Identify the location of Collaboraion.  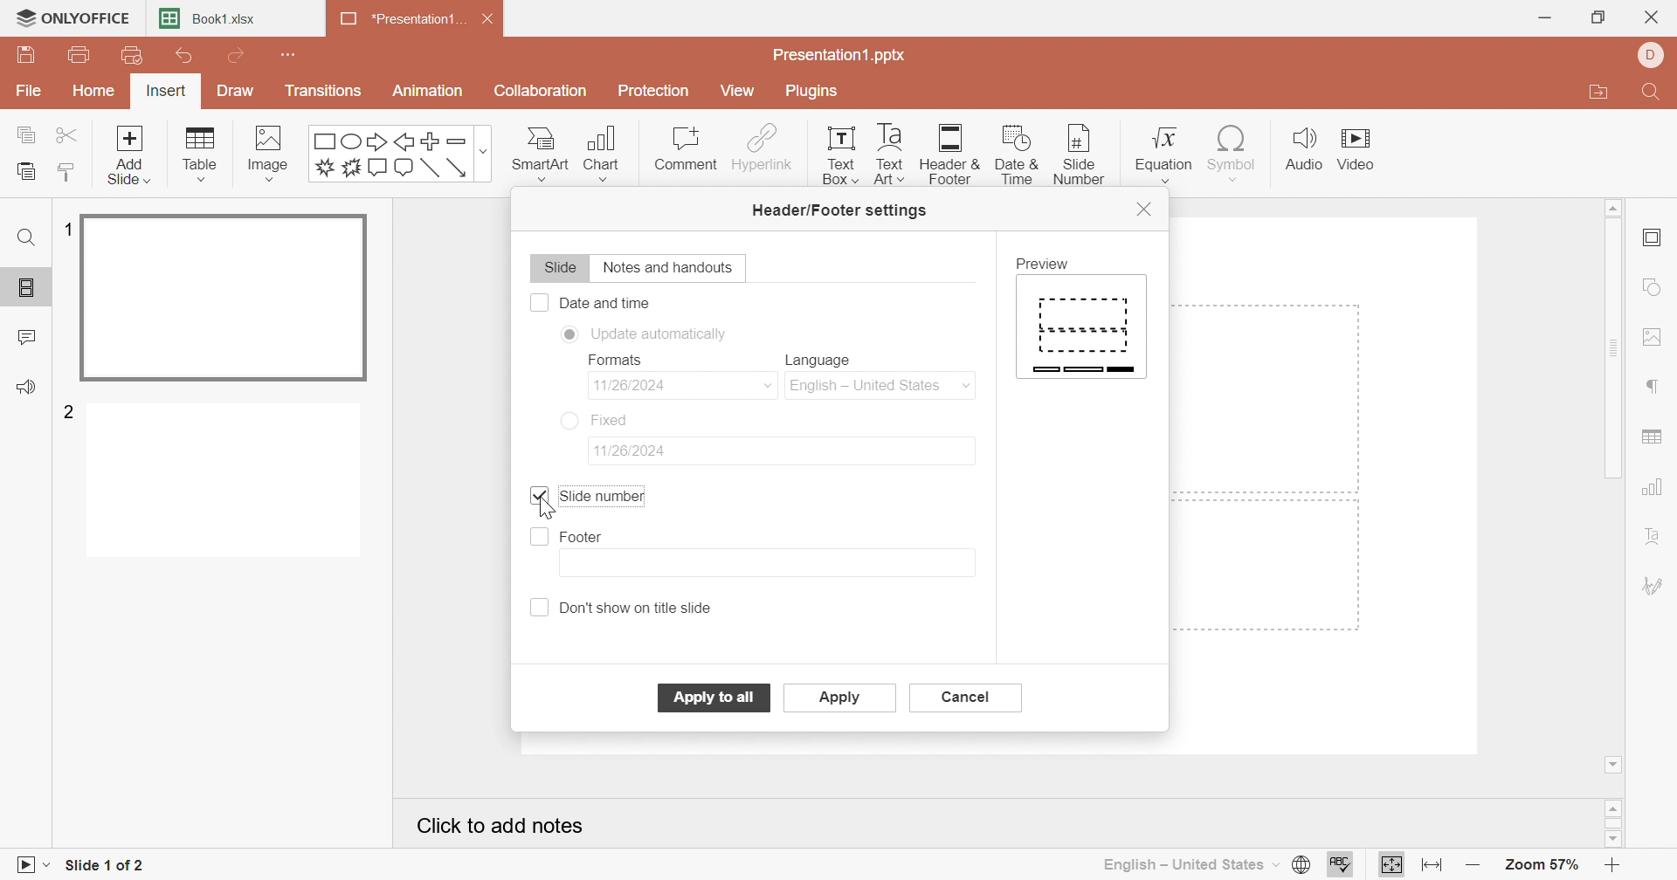
(543, 93).